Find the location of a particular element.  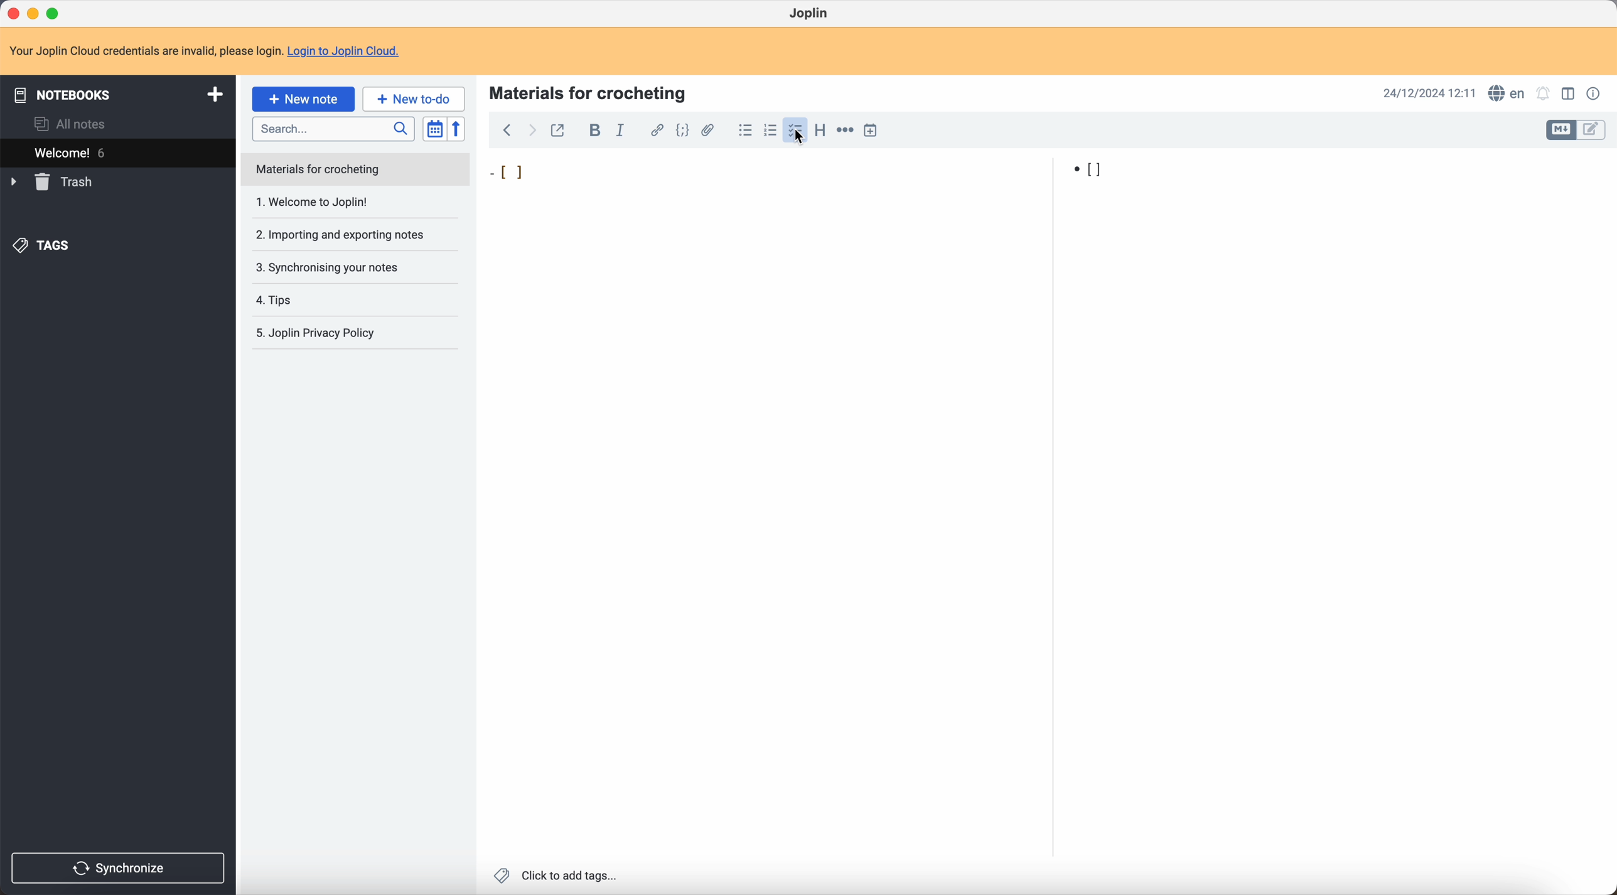

importing and exporting notes is located at coordinates (348, 234).